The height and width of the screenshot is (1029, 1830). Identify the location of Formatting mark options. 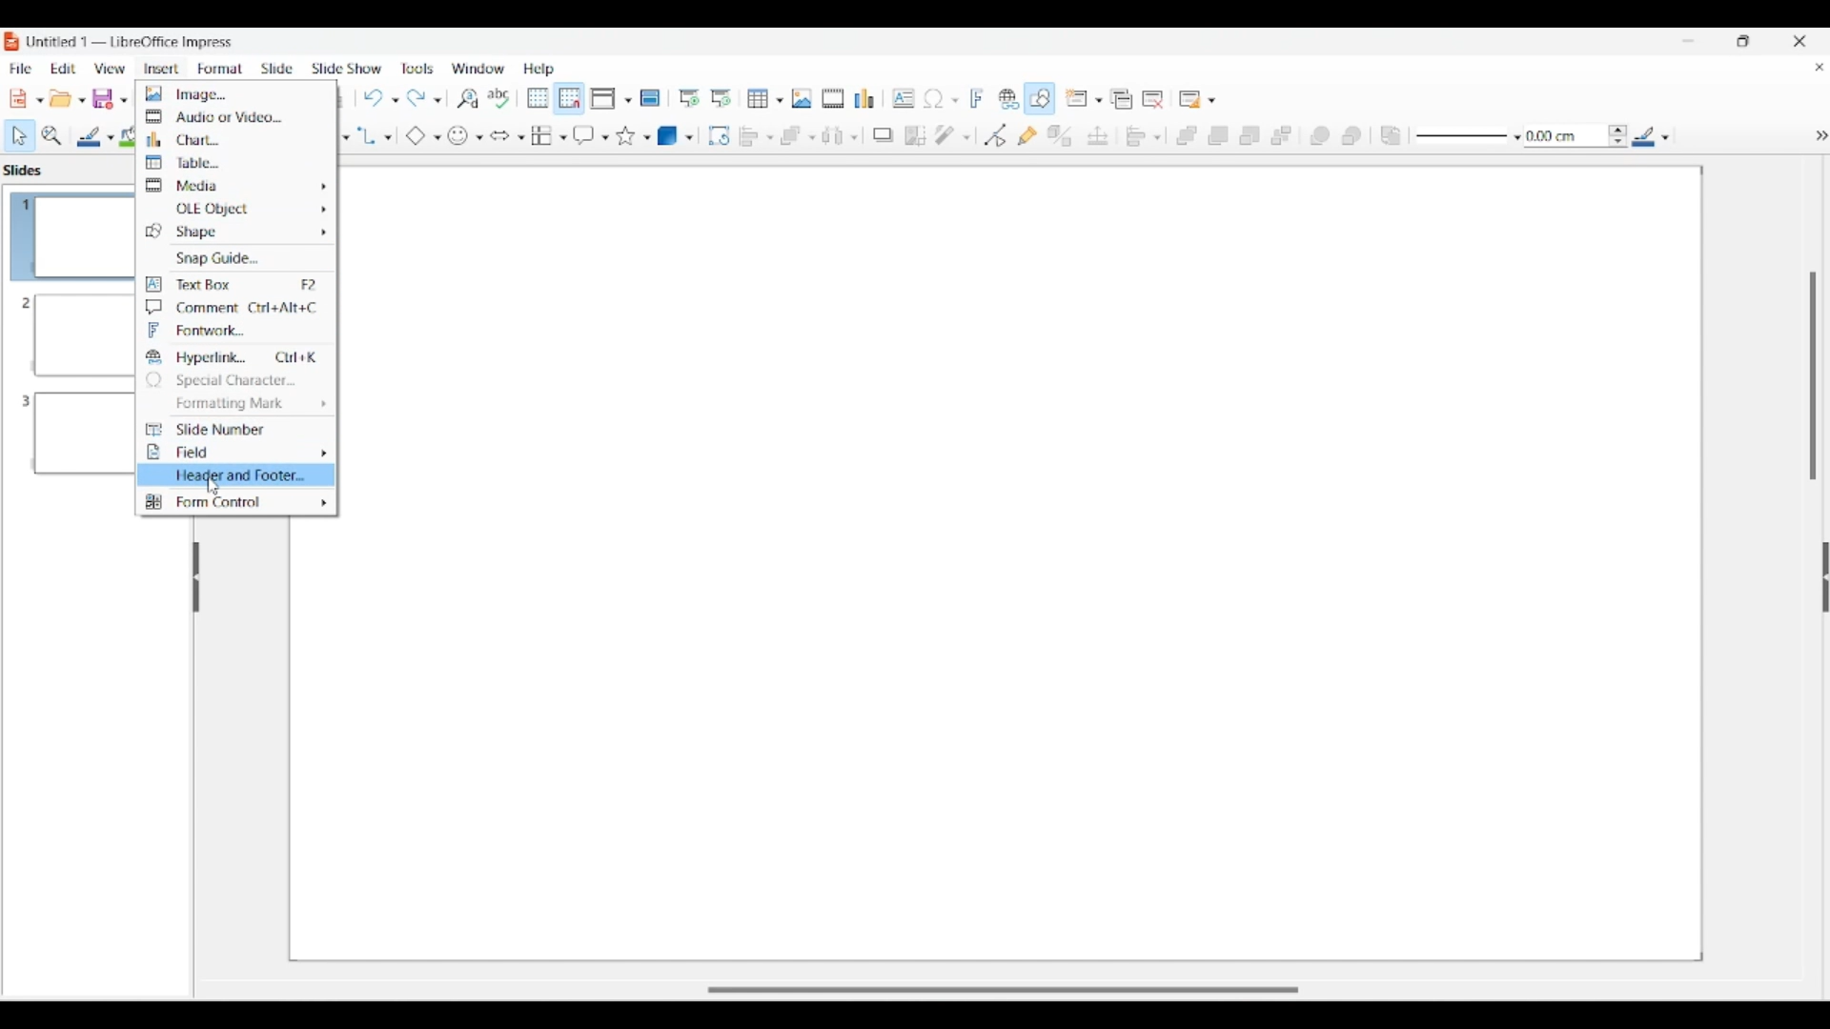
(237, 404).